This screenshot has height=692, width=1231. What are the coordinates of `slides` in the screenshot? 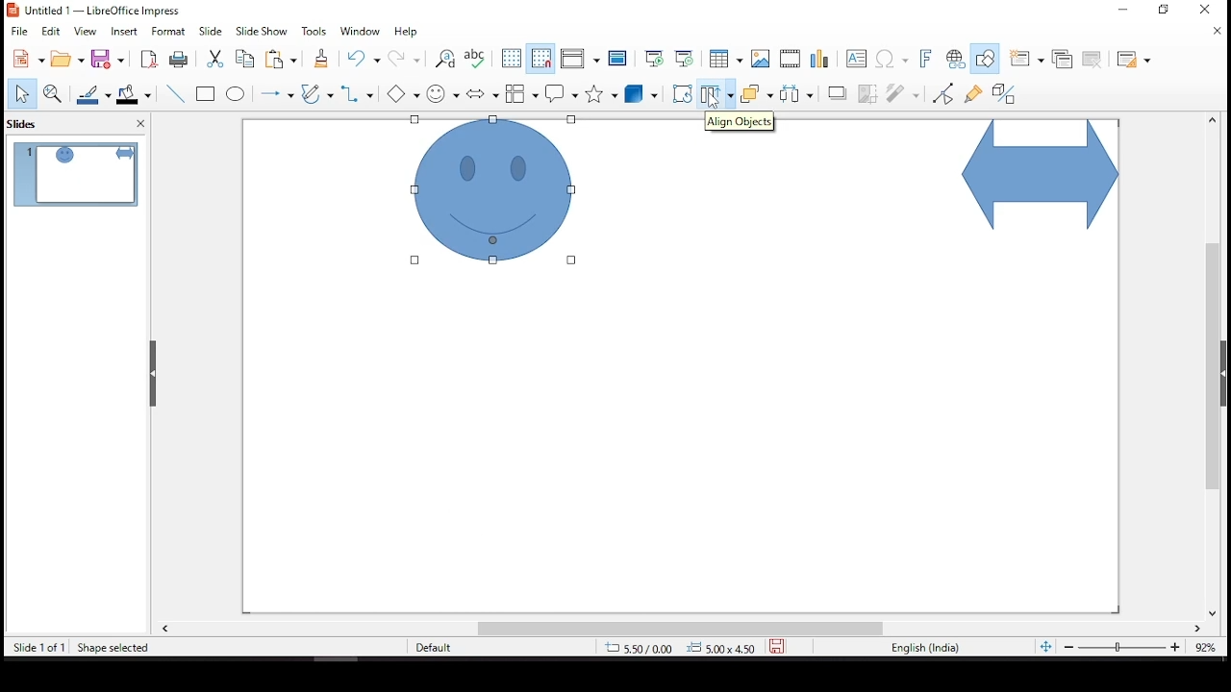 It's located at (28, 123).